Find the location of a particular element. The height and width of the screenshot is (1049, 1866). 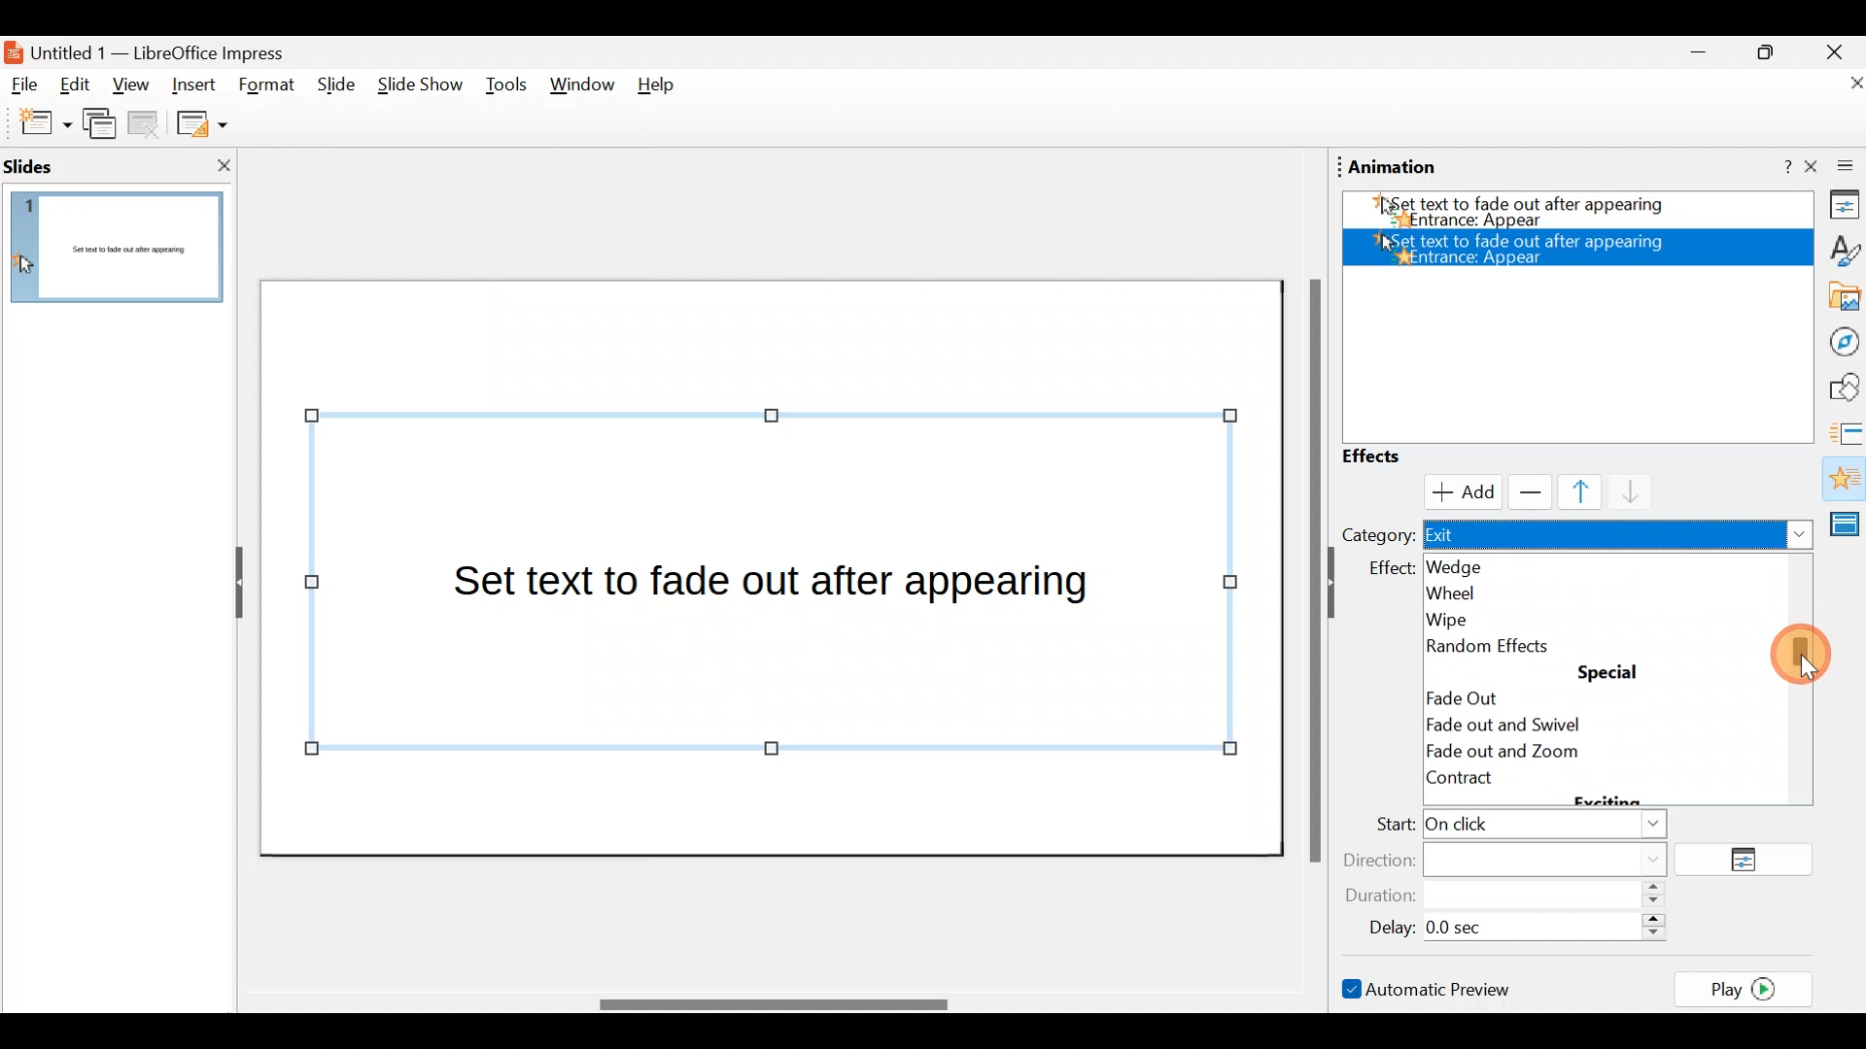

Shapes is located at coordinates (1842, 388).